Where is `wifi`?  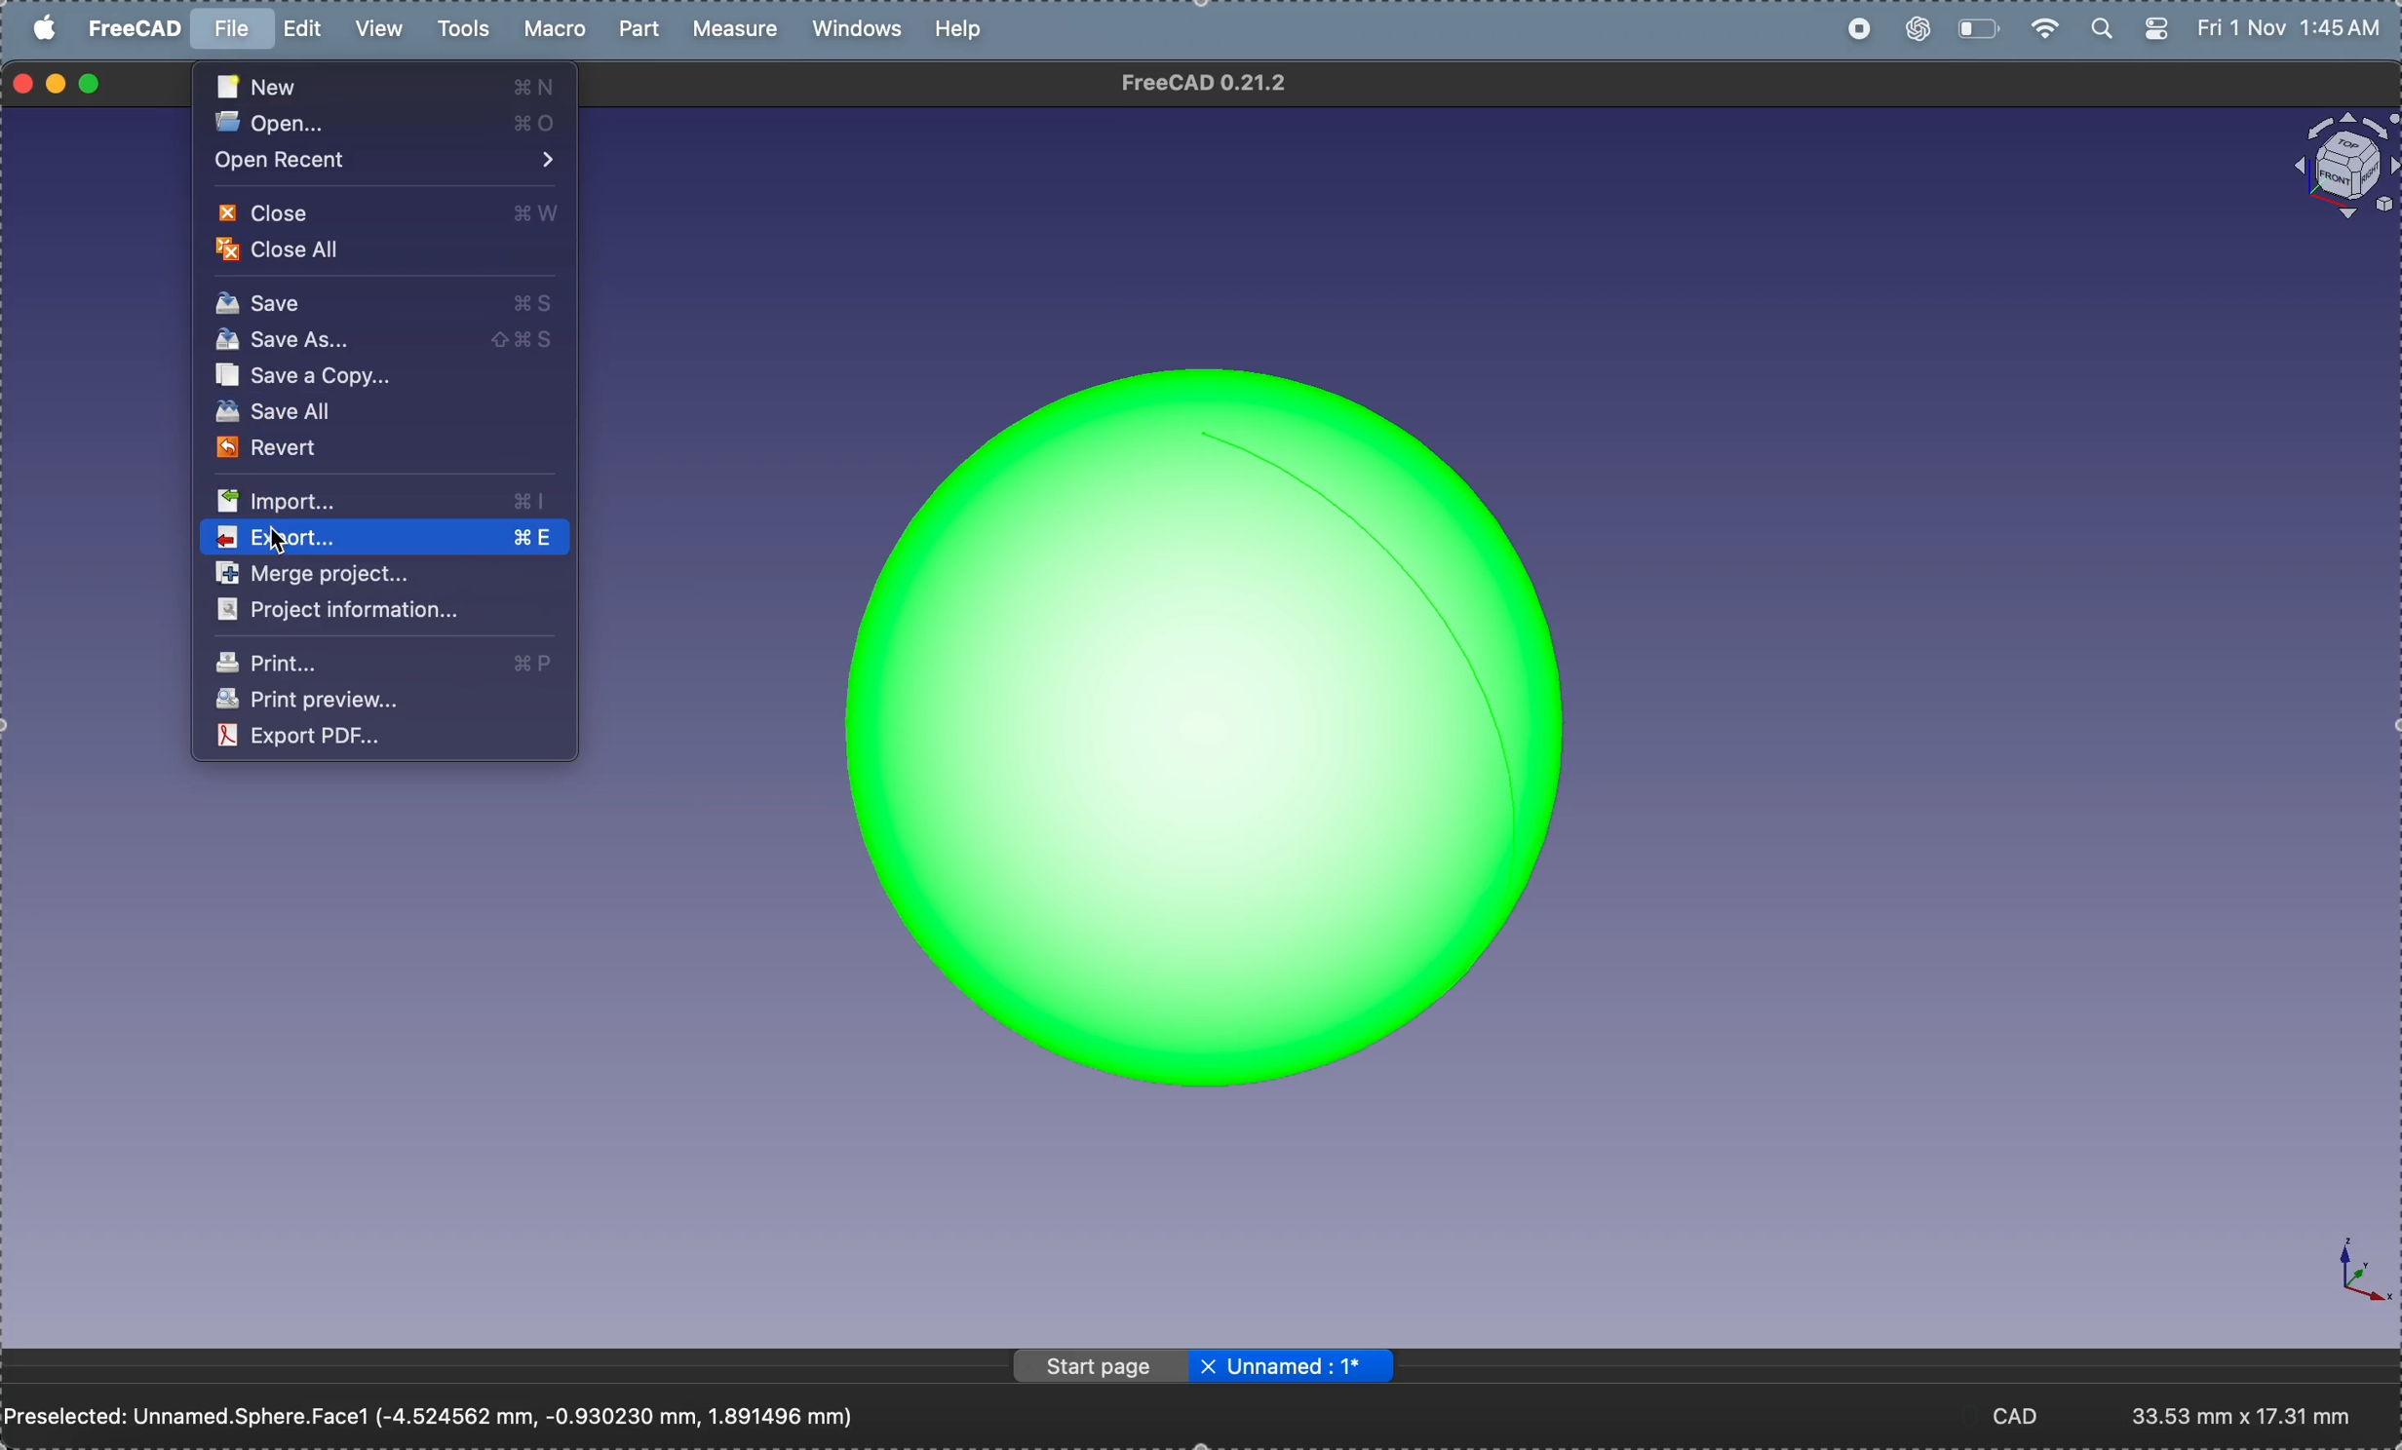 wifi is located at coordinates (2043, 26).